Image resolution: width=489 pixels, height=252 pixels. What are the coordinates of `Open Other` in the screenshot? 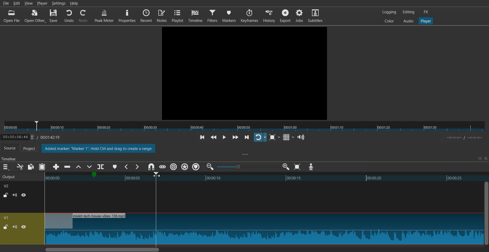 It's located at (35, 16).